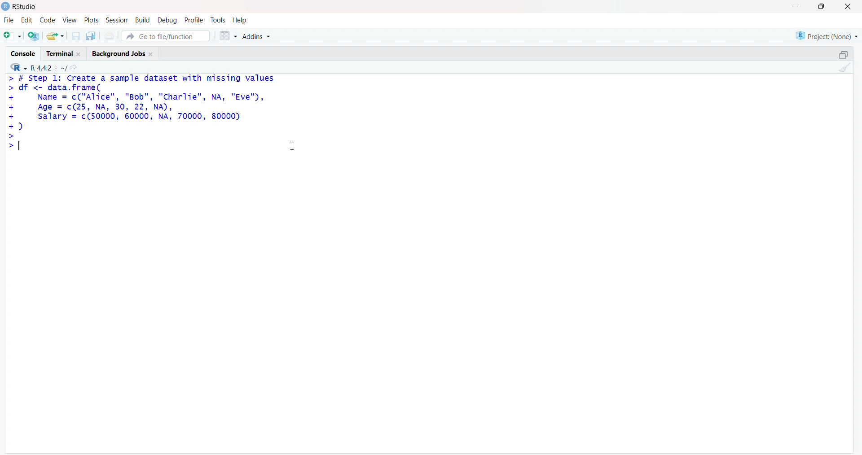  I want to click on Edit, so click(26, 21).